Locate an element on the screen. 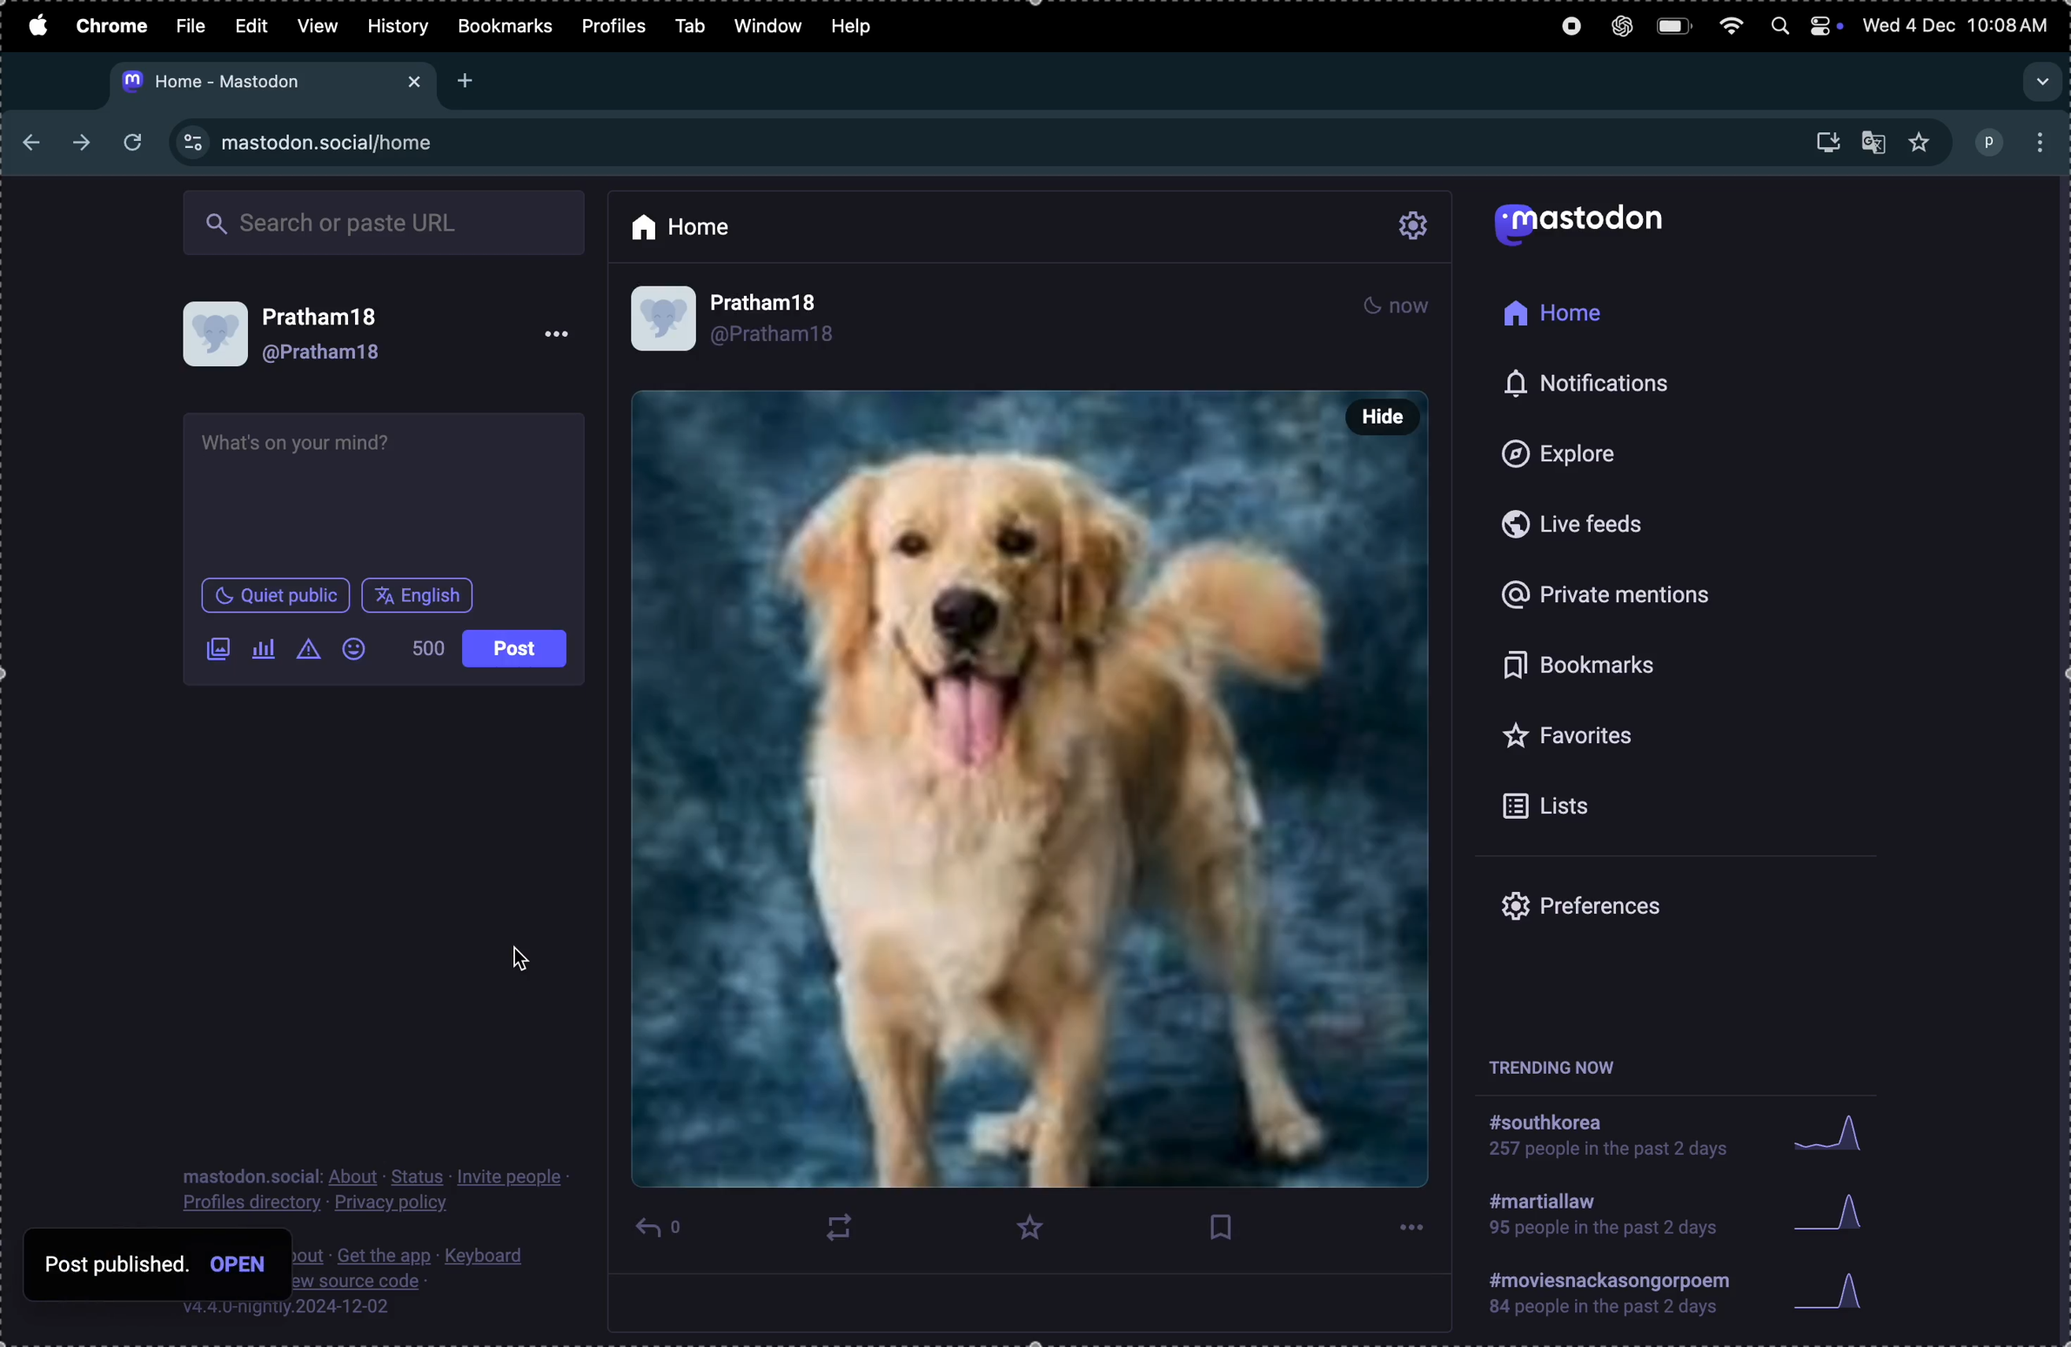 This screenshot has height=1347, width=2071. quiet place is located at coordinates (276, 598).